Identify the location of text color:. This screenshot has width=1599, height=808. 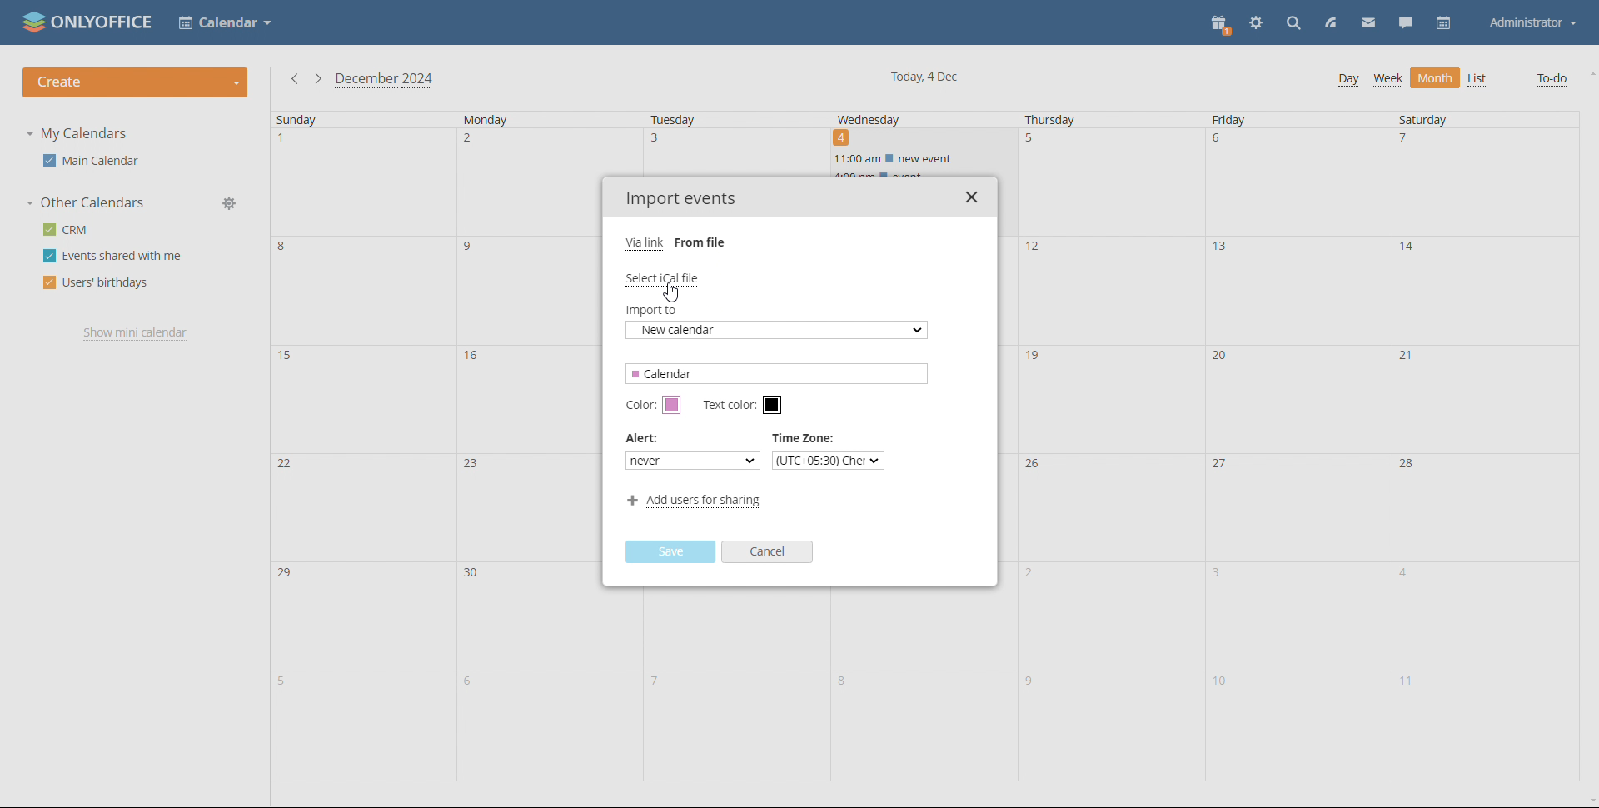
(732, 405).